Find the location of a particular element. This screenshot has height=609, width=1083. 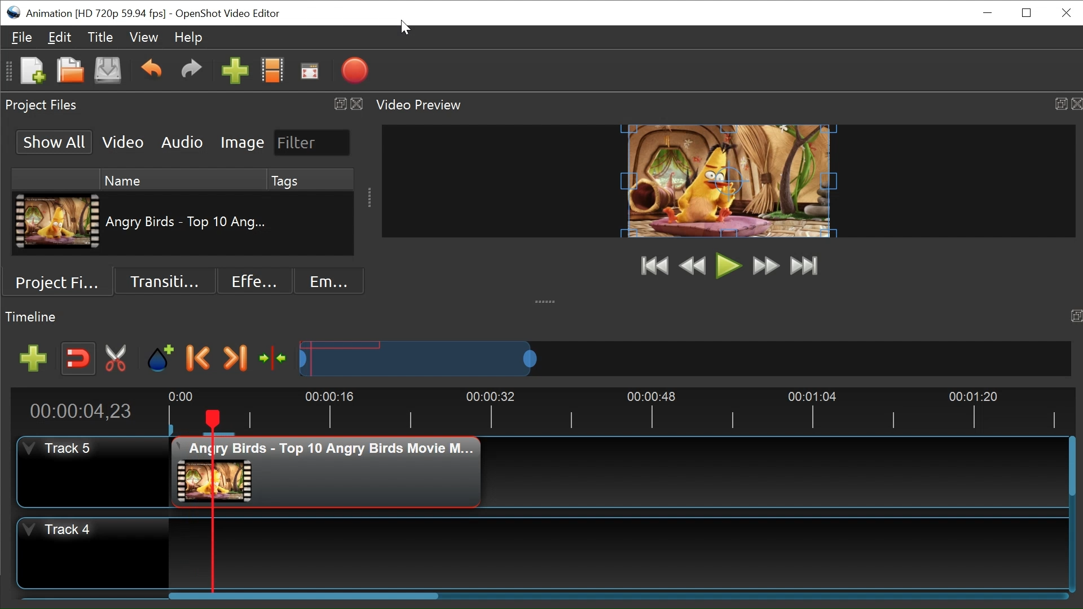

Undo is located at coordinates (153, 70).